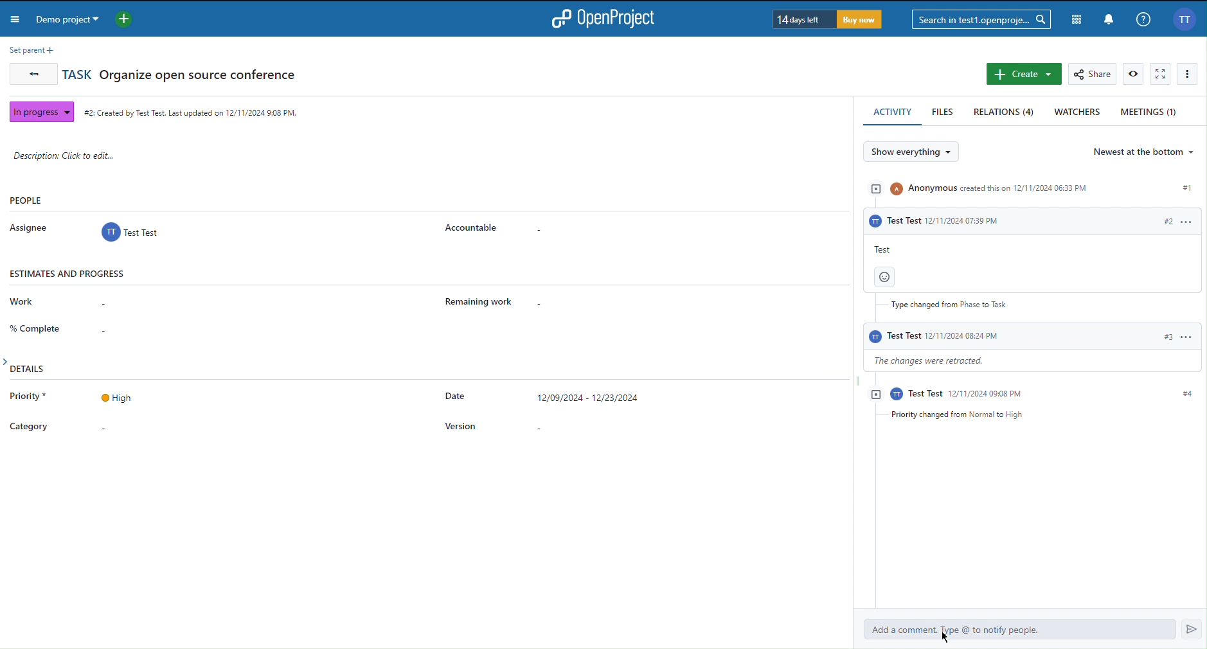 The height and width of the screenshot is (649, 1207). I want to click on Watchers, so click(1078, 113).